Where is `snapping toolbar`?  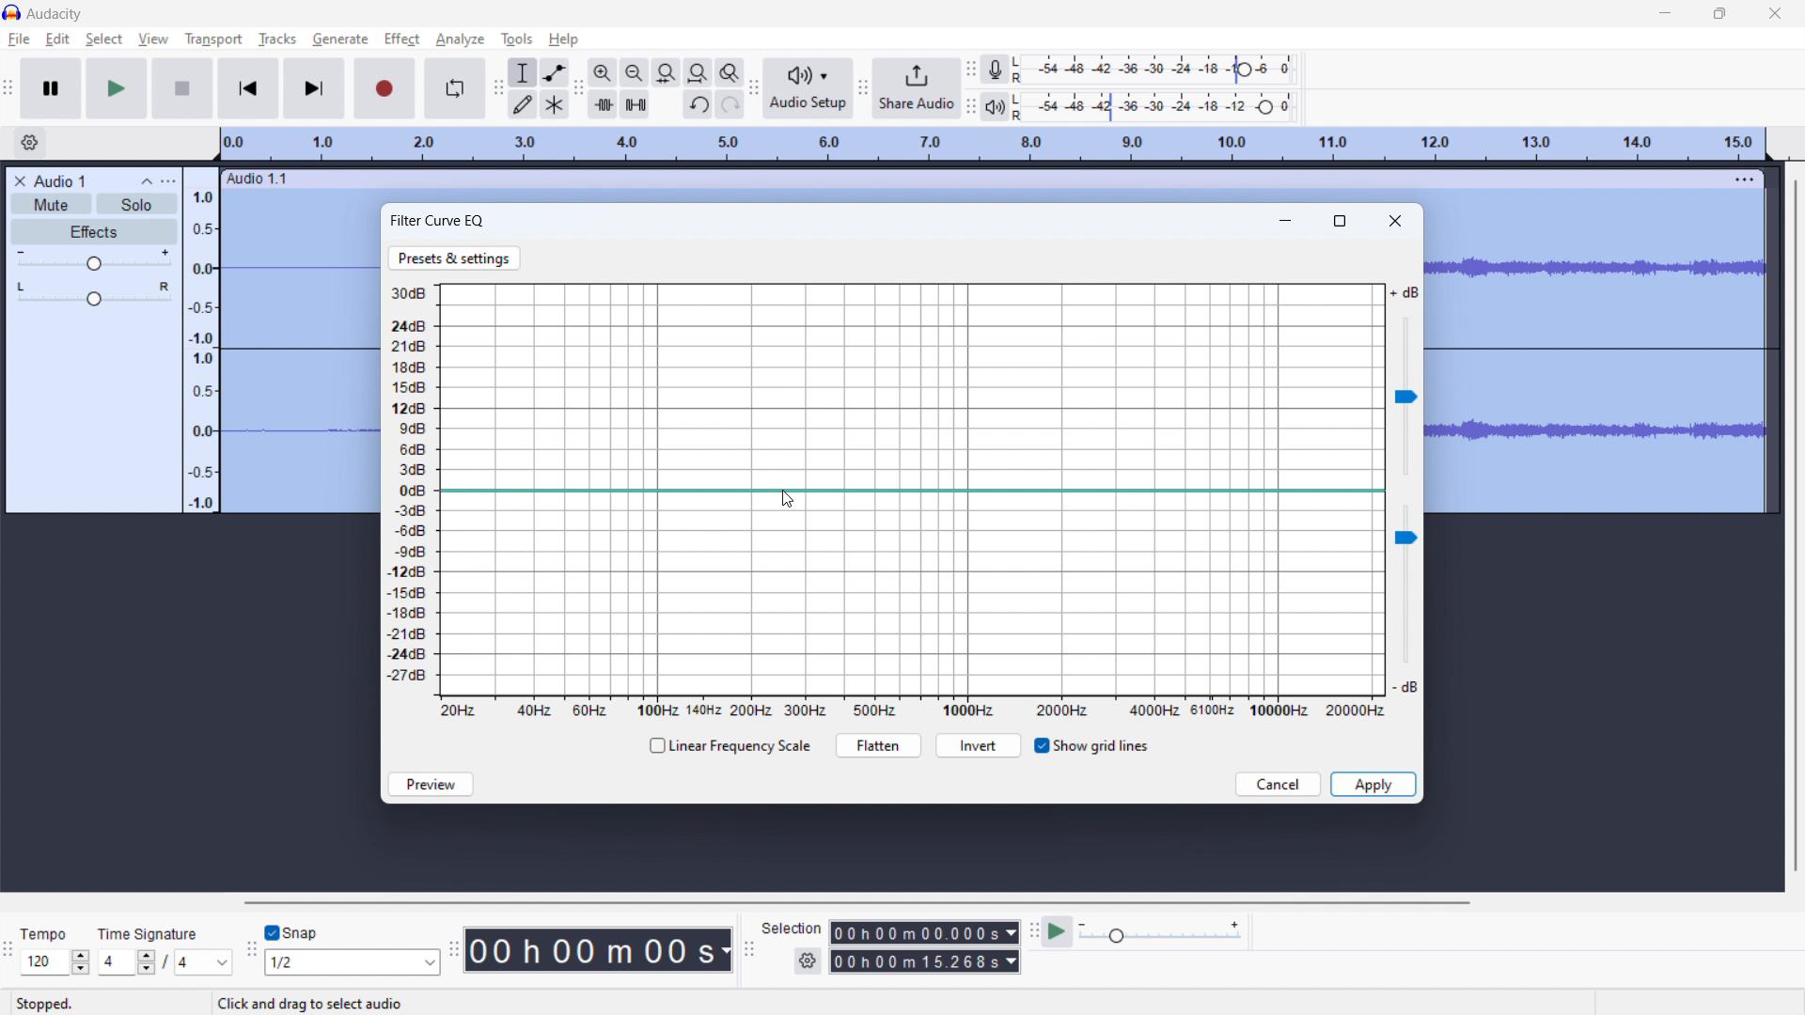 snapping toolbar is located at coordinates (251, 948).